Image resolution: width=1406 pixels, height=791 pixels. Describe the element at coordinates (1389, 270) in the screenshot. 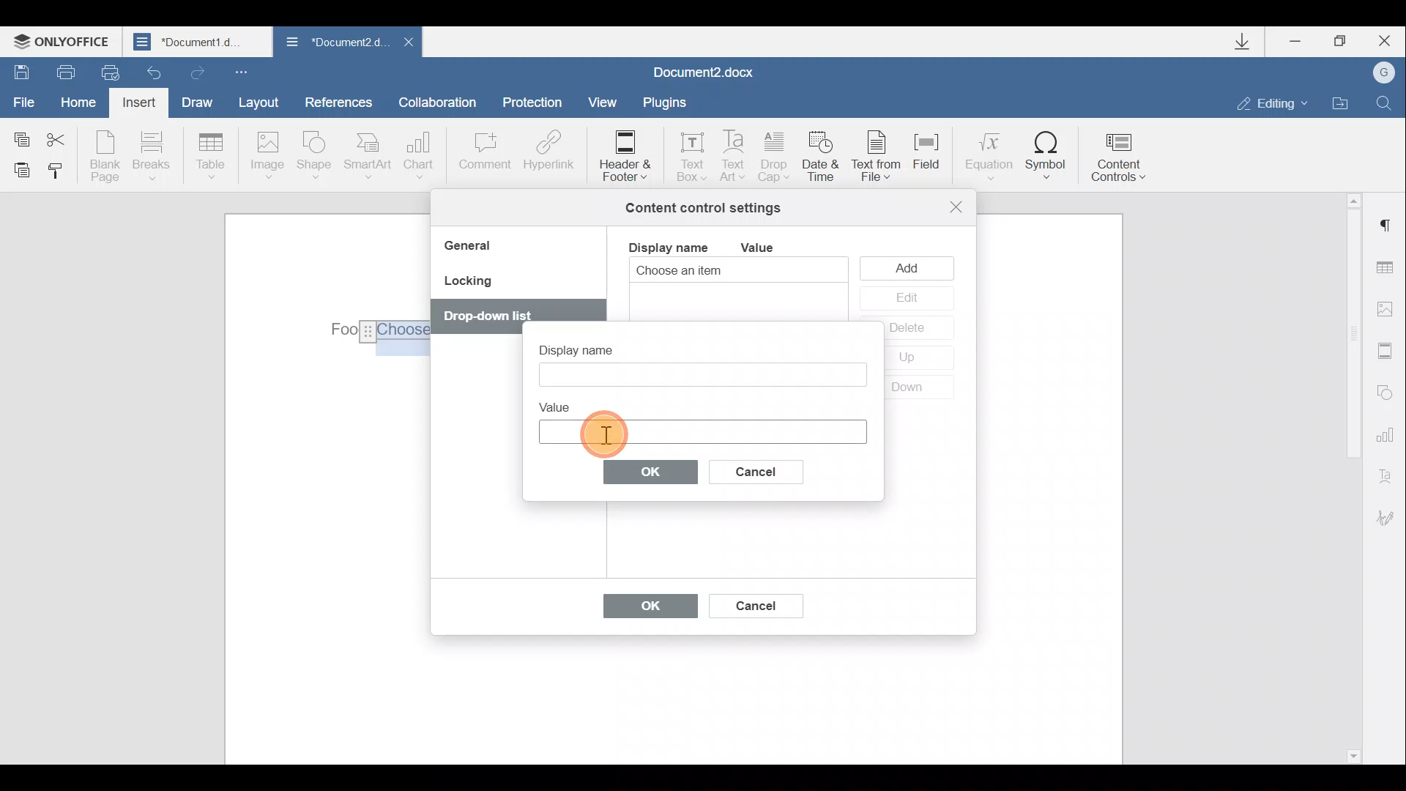

I see `Table settings` at that location.